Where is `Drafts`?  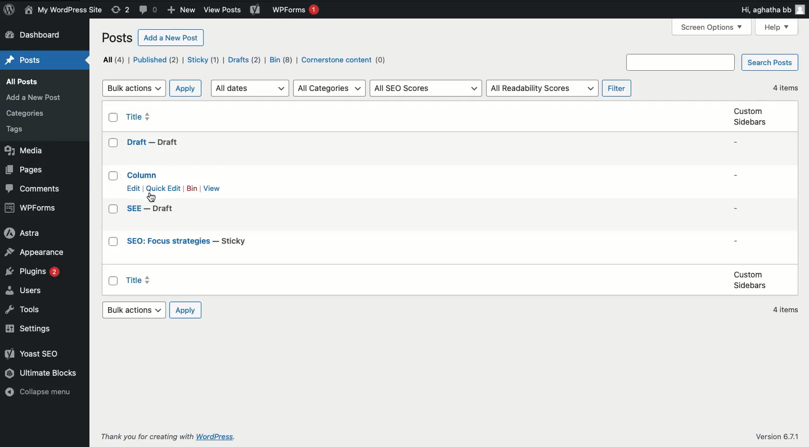 Drafts is located at coordinates (245, 61).